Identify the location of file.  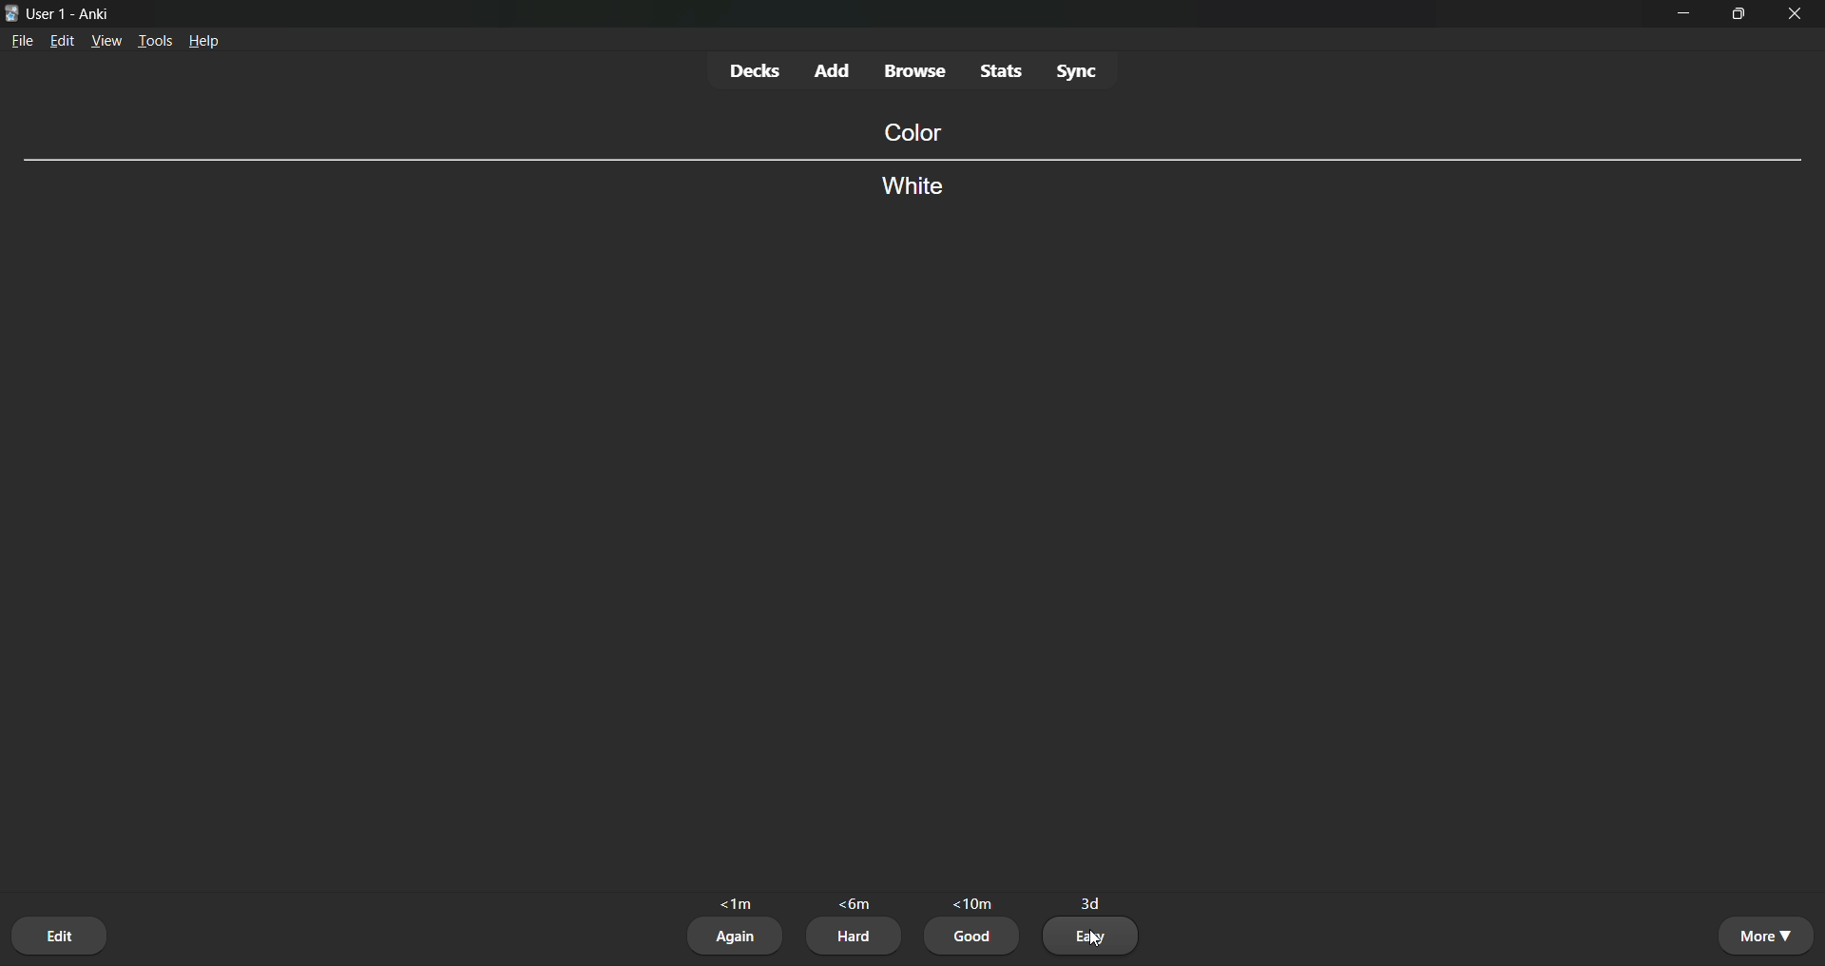
(22, 45).